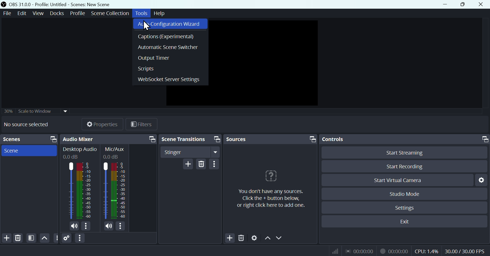 The width and height of the screenshot is (490, 256). Describe the element at coordinates (188, 164) in the screenshot. I see `Add ` at that location.